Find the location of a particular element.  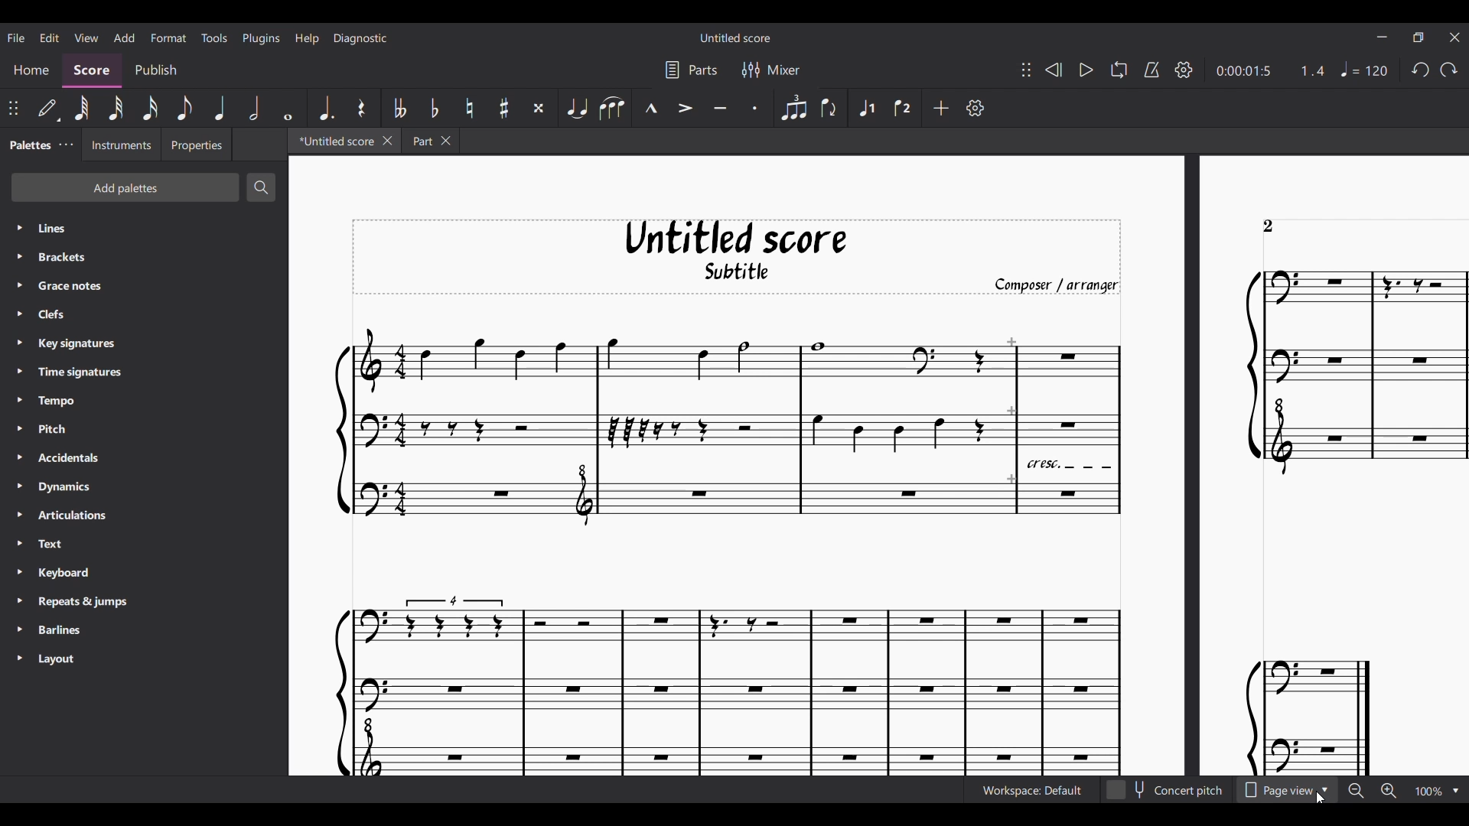

Score title, sub-title, and composer name is located at coordinates (737, 255).